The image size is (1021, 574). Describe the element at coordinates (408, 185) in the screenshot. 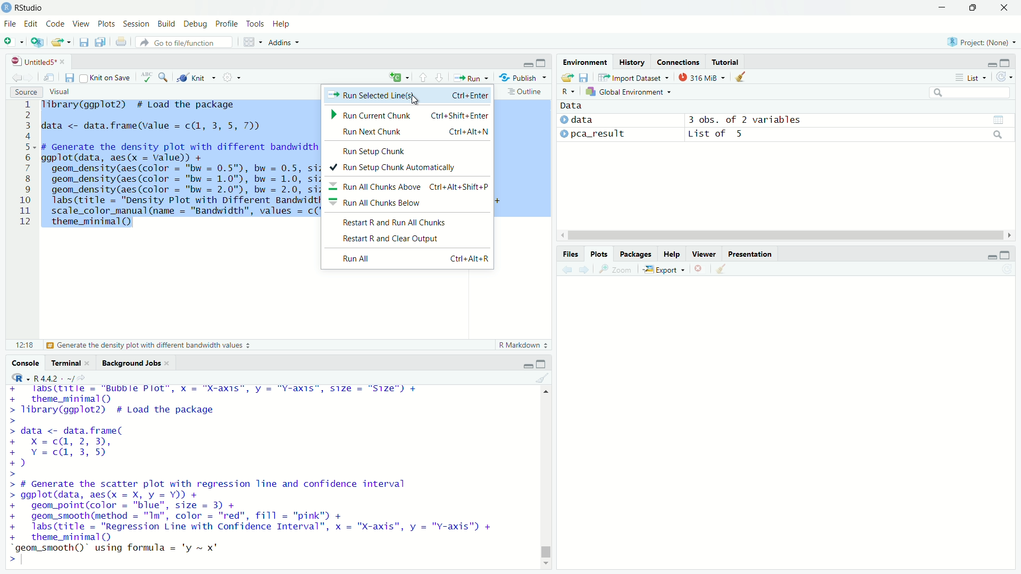

I see `Run All Chunks Above  Ctrl+Alt+Shift+P` at that location.